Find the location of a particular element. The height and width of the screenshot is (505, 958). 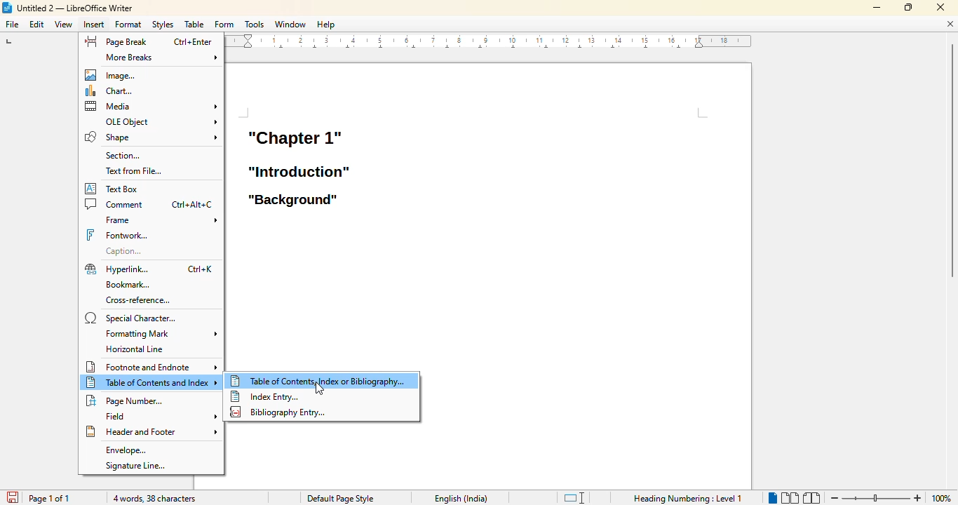

table of contents, index or bibliography is located at coordinates (319, 381).